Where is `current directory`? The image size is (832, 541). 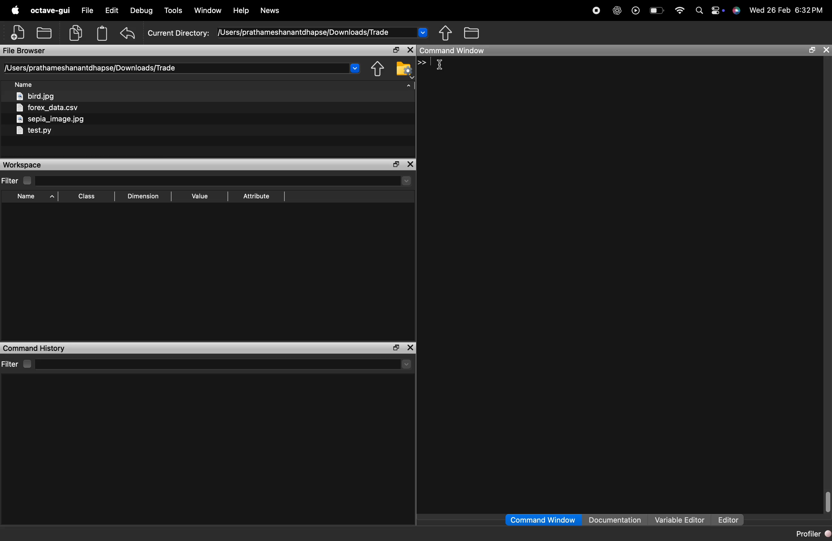 current directory is located at coordinates (288, 33).